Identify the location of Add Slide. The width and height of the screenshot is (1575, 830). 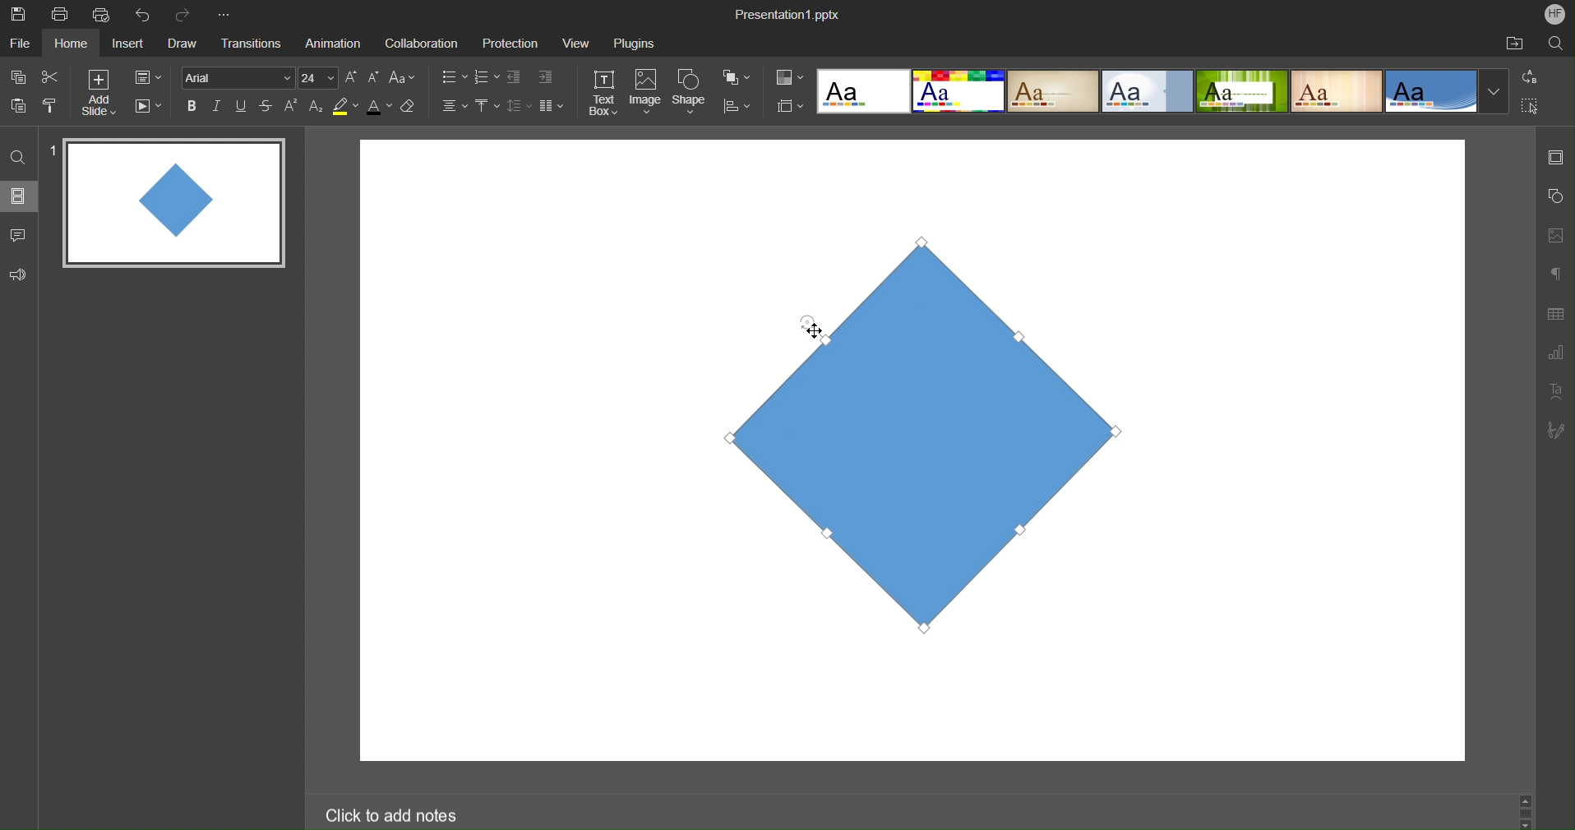
(97, 93).